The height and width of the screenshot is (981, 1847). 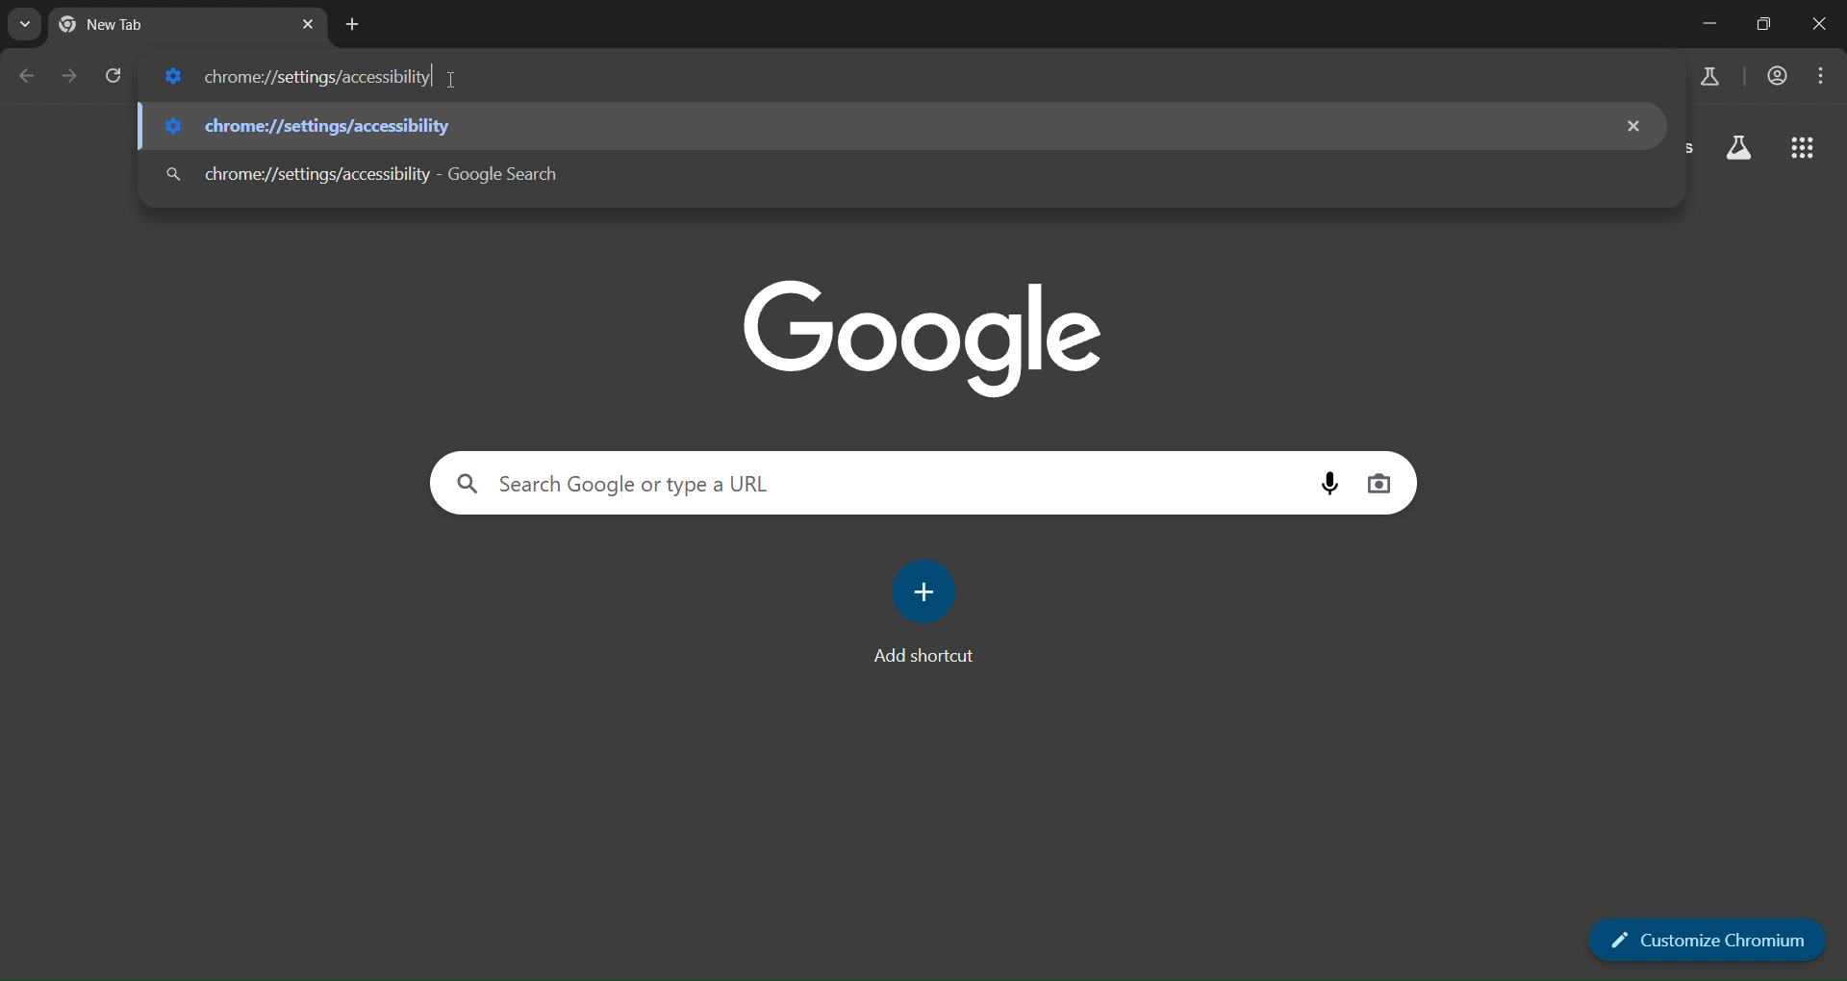 I want to click on menu, so click(x=1822, y=77).